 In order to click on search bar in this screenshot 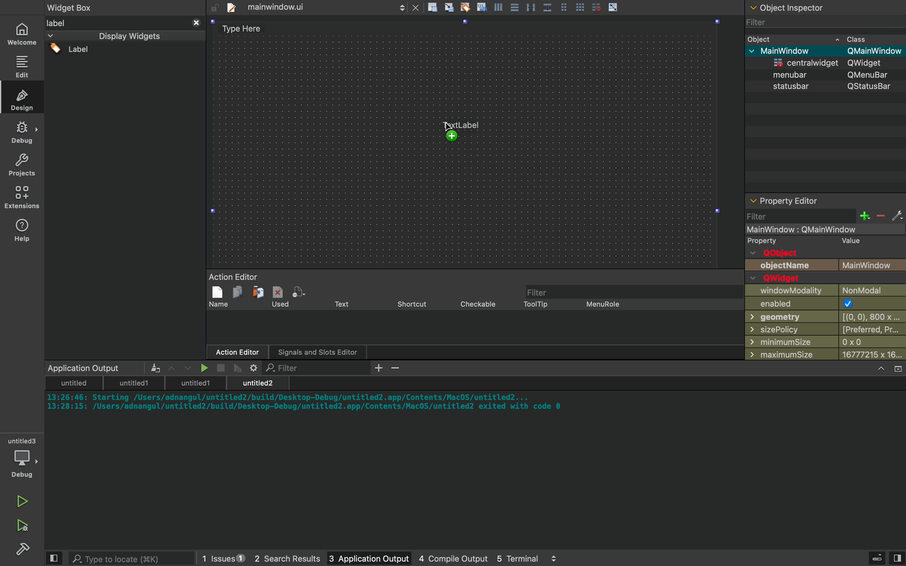, I will do `click(122, 558)`.